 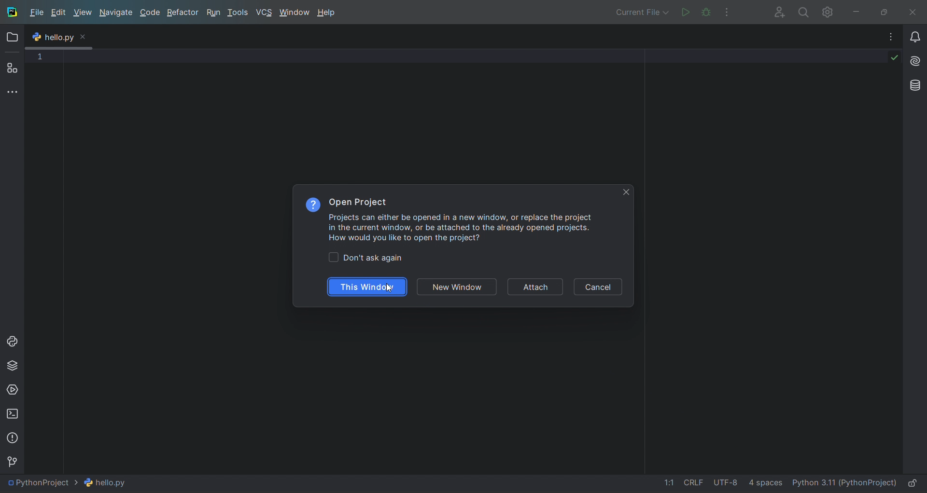 I want to click on notifications, so click(x=913, y=33).